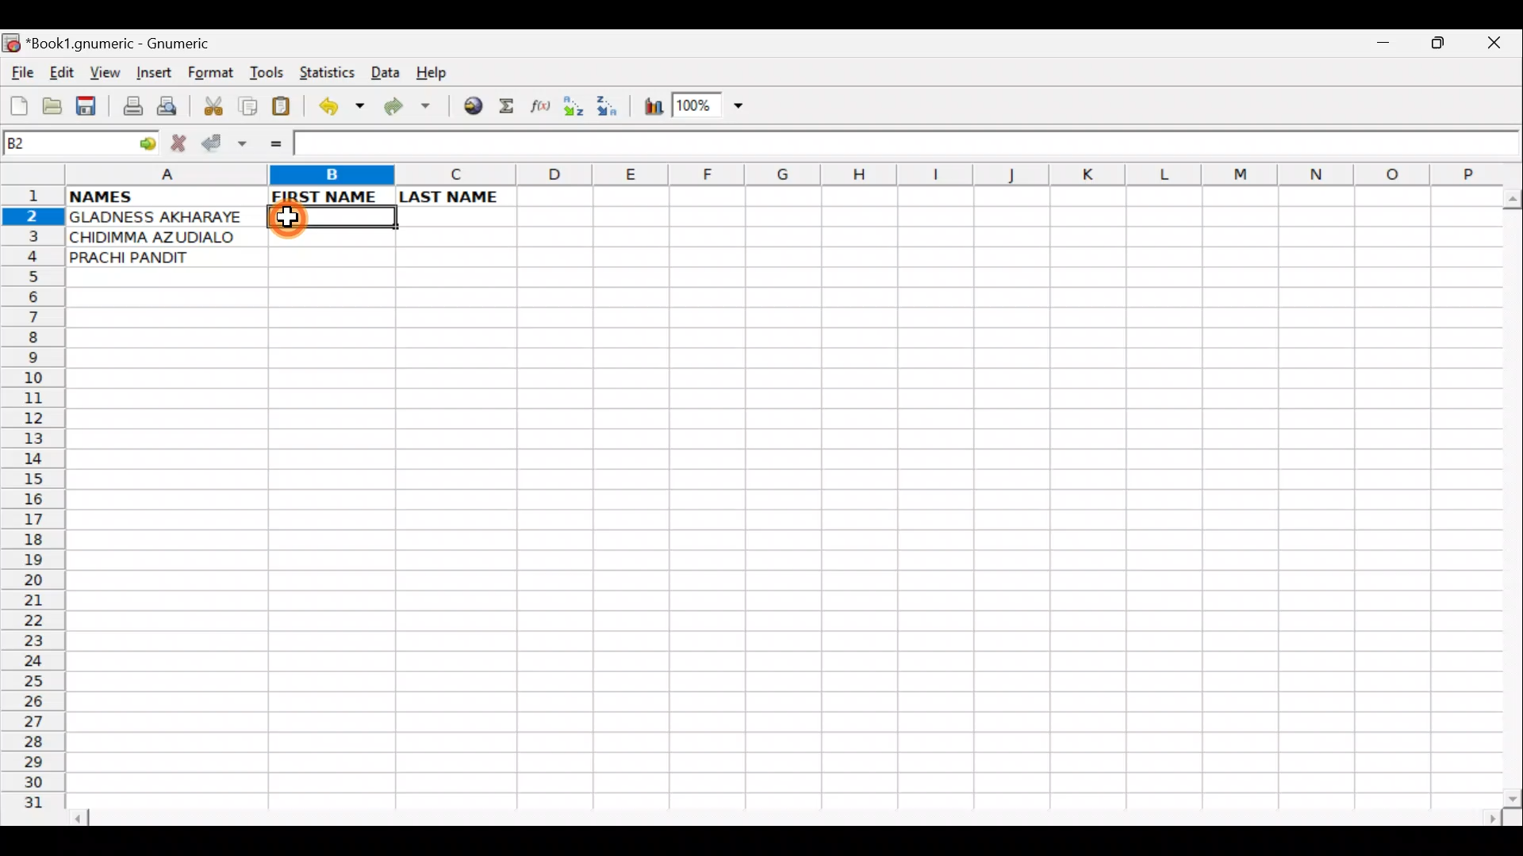  Describe the element at coordinates (649, 109) in the screenshot. I see `Insert Chart` at that location.